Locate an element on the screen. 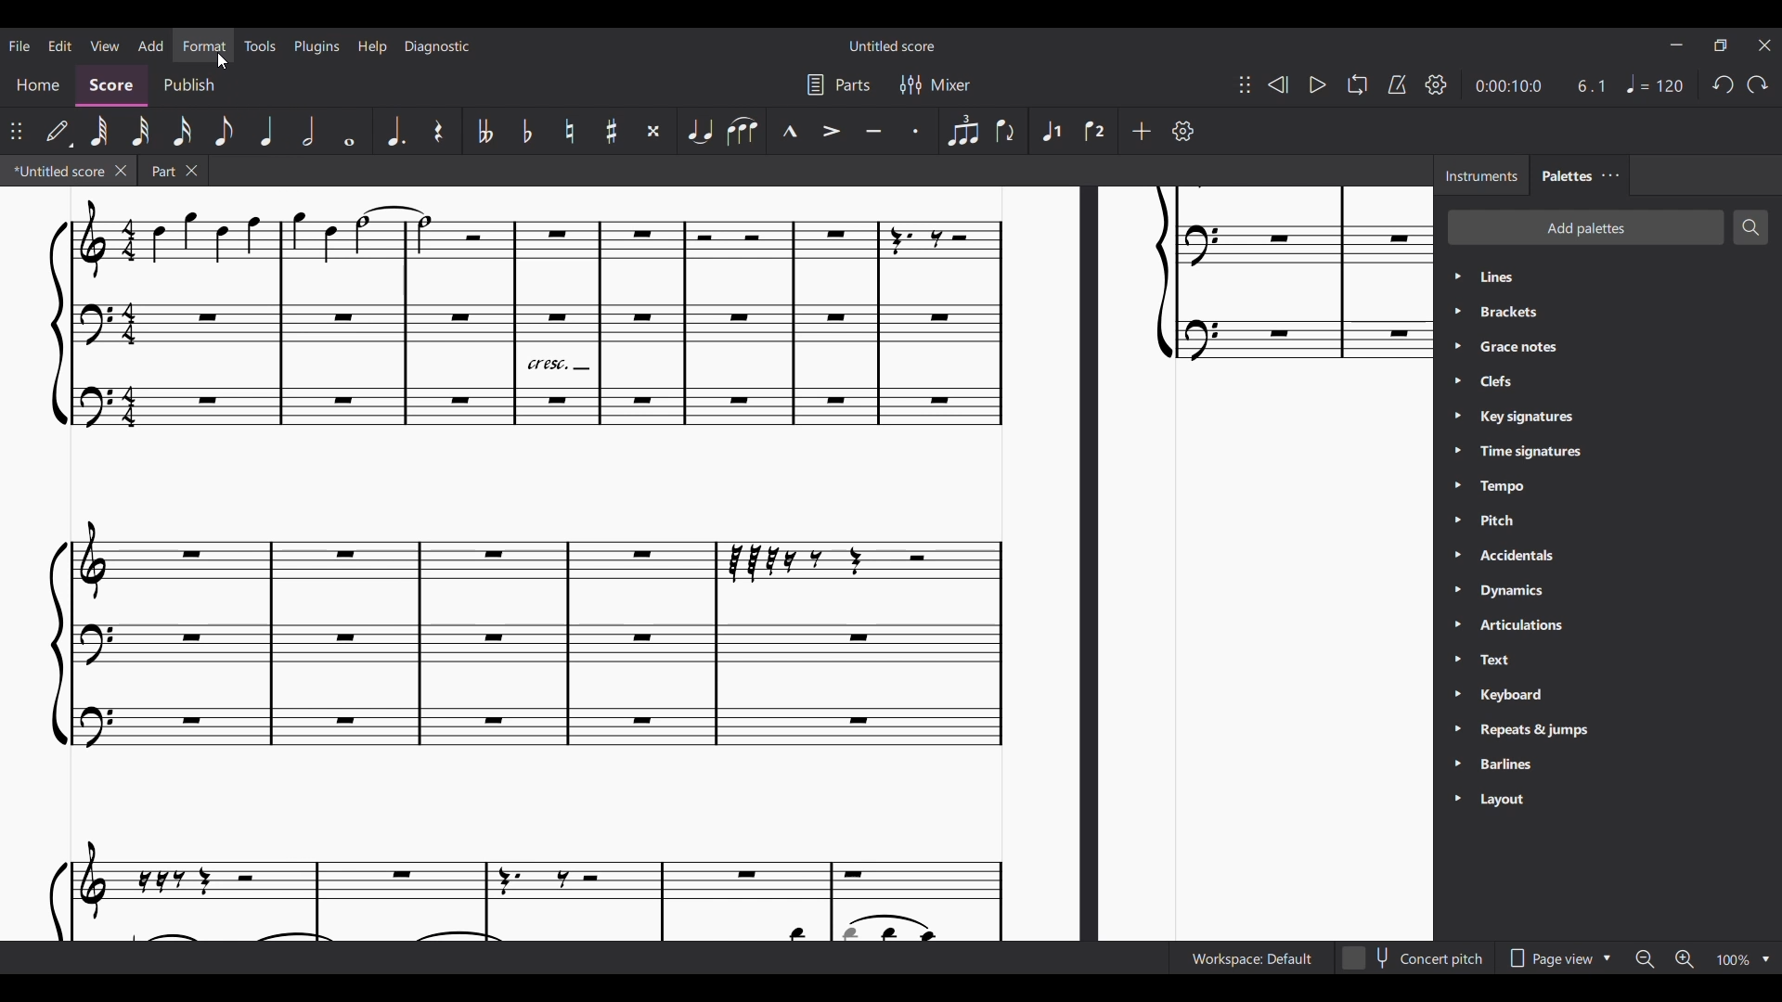 This screenshot has height=1002, width=1782. Publish section is located at coordinates (188, 85).